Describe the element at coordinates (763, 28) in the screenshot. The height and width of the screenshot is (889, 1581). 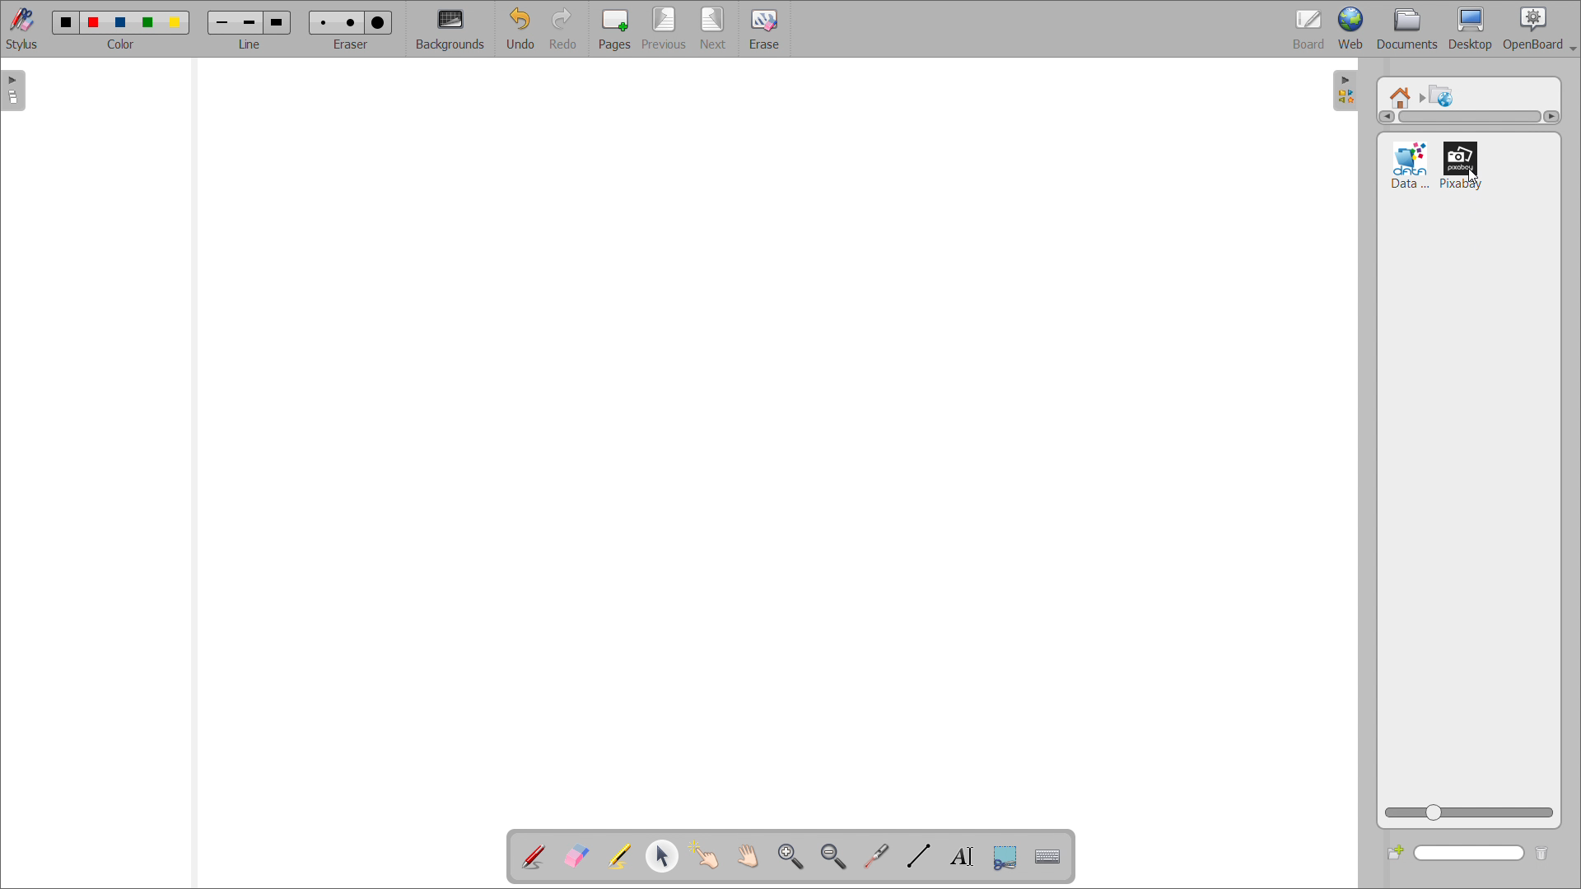
I see `erase` at that location.